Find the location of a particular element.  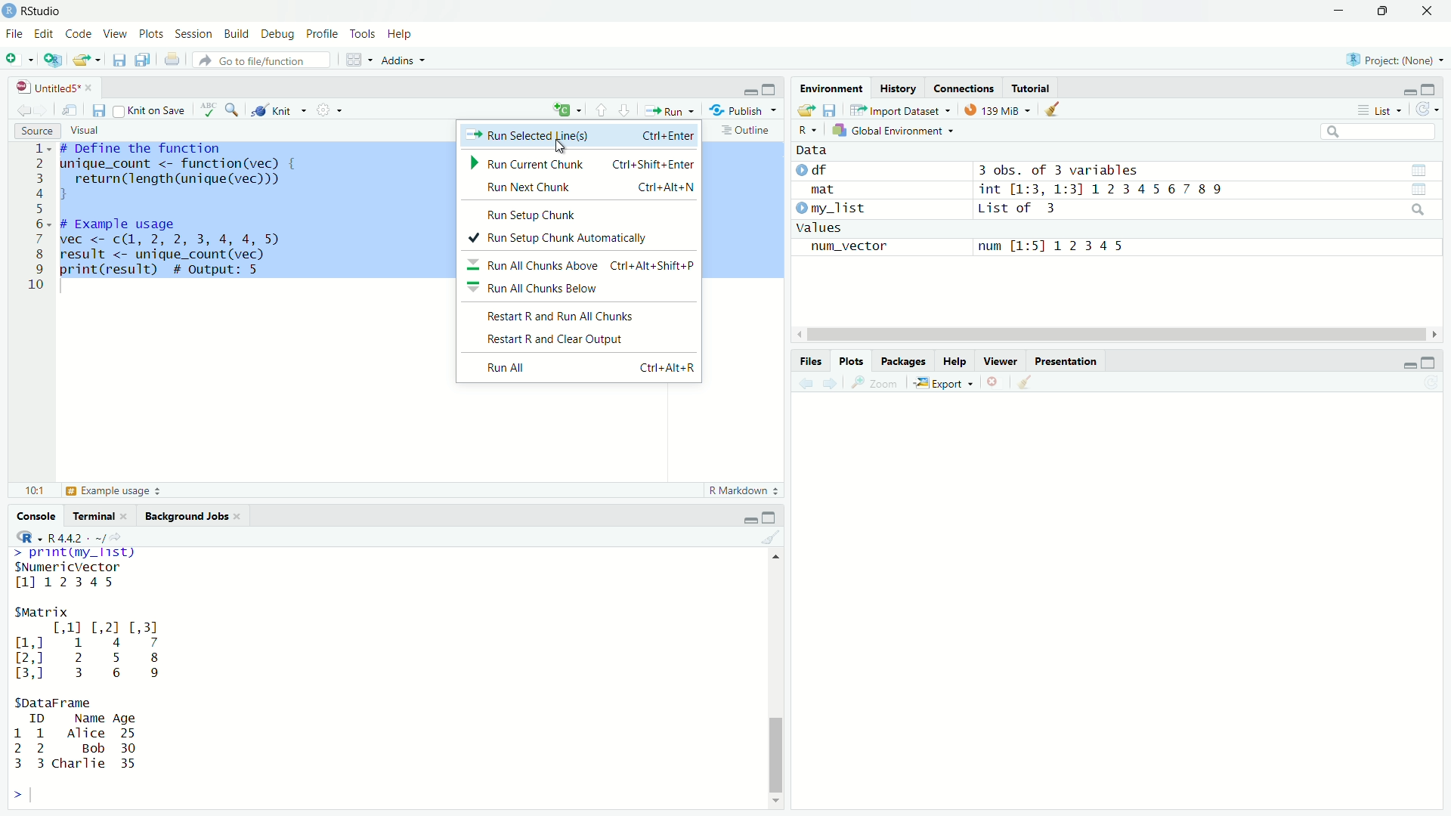

back is located at coordinates (26, 110).